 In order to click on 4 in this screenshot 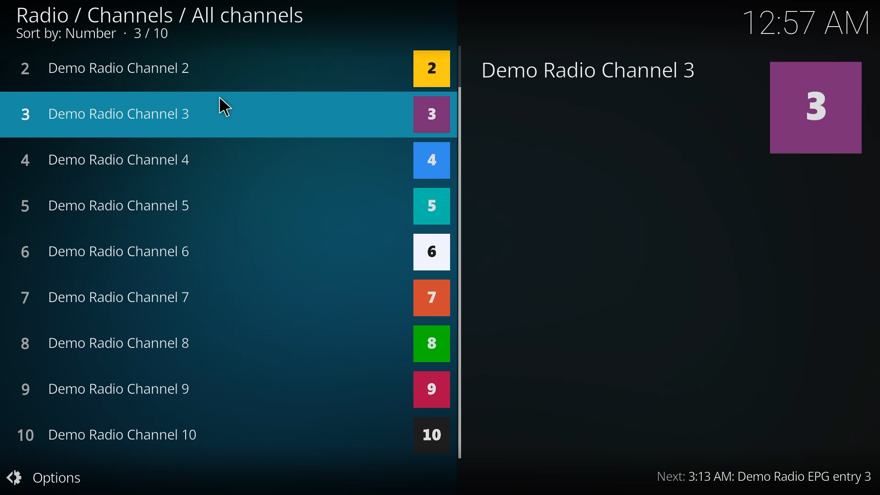, I will do `click(431, 162)`.